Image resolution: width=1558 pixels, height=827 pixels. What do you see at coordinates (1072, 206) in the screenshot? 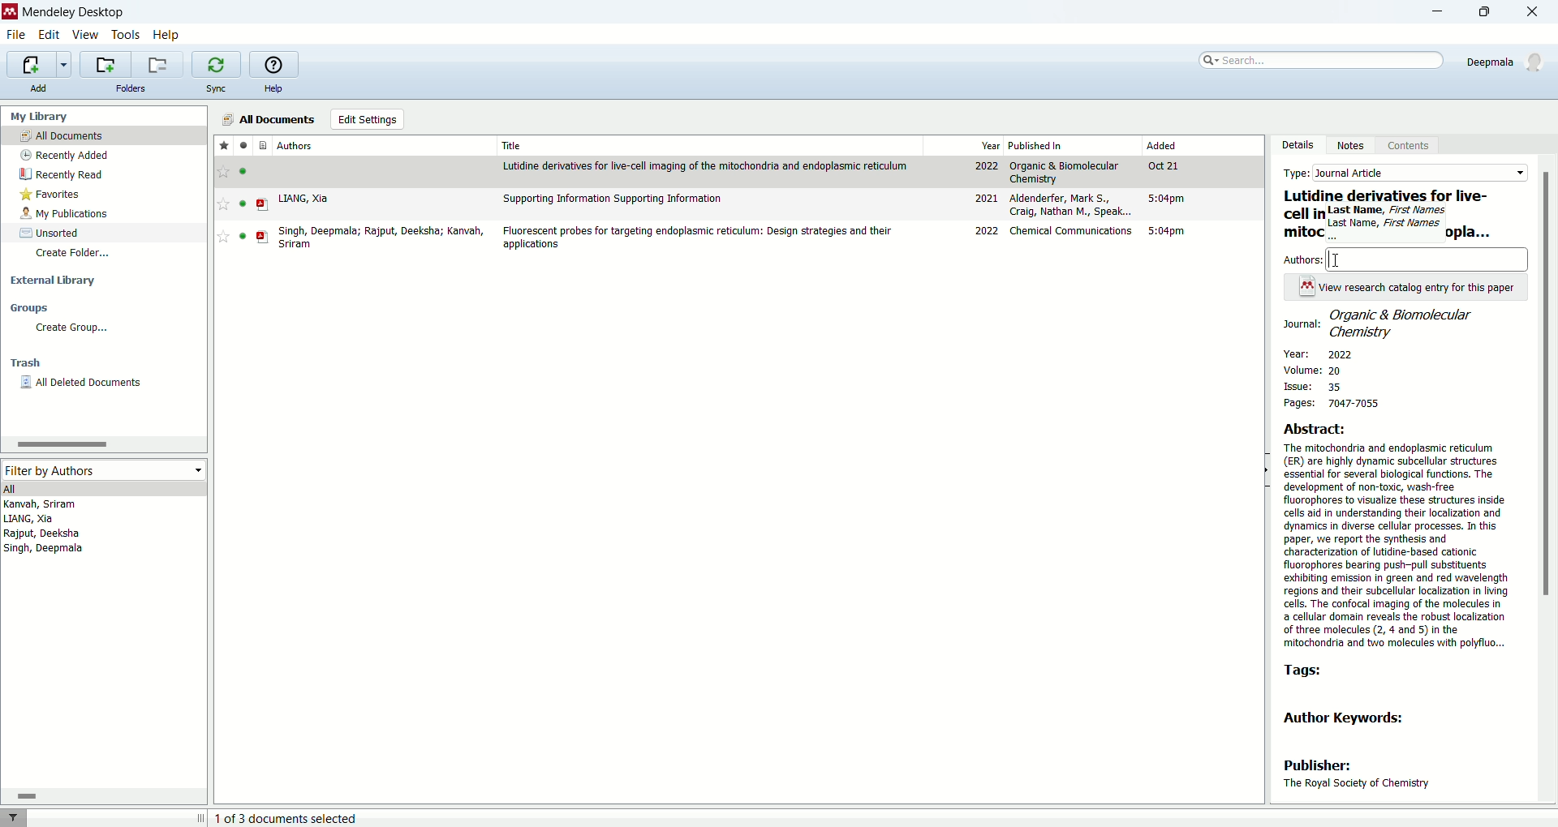
I see `Aldenderfer, Mark S., Craig, Nathan M., Speak...` at bounding box center [1072, 206].